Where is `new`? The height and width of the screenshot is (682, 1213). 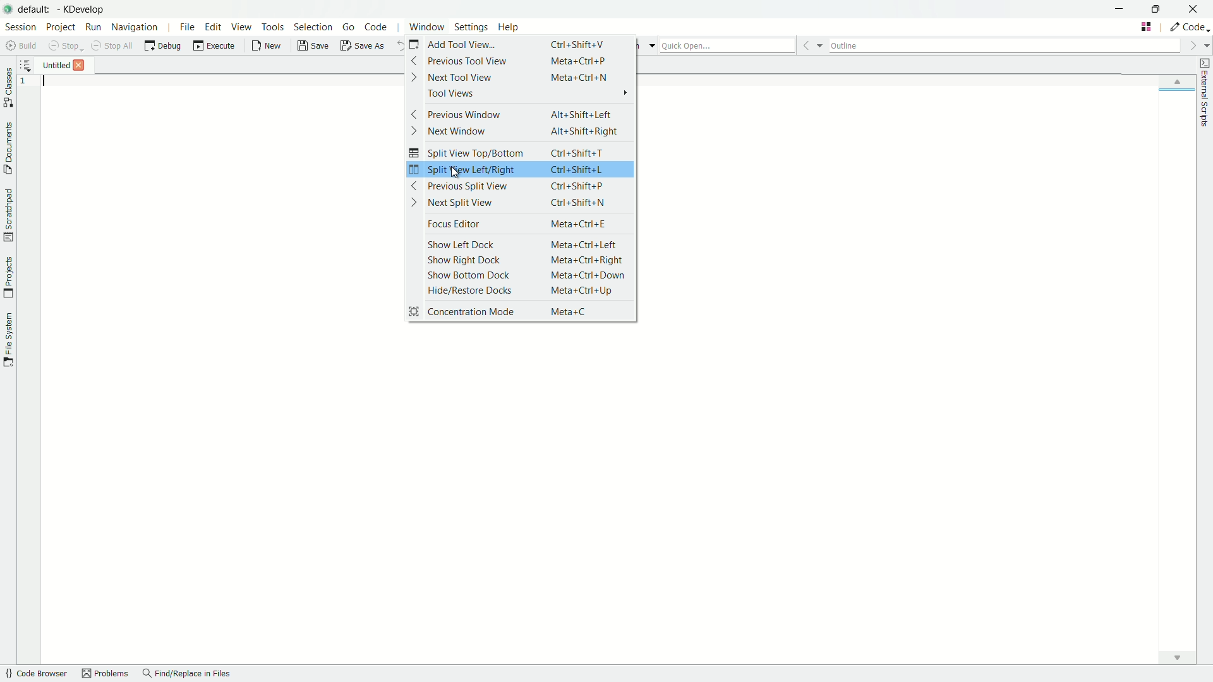
new is located at coordinates (266, 46).